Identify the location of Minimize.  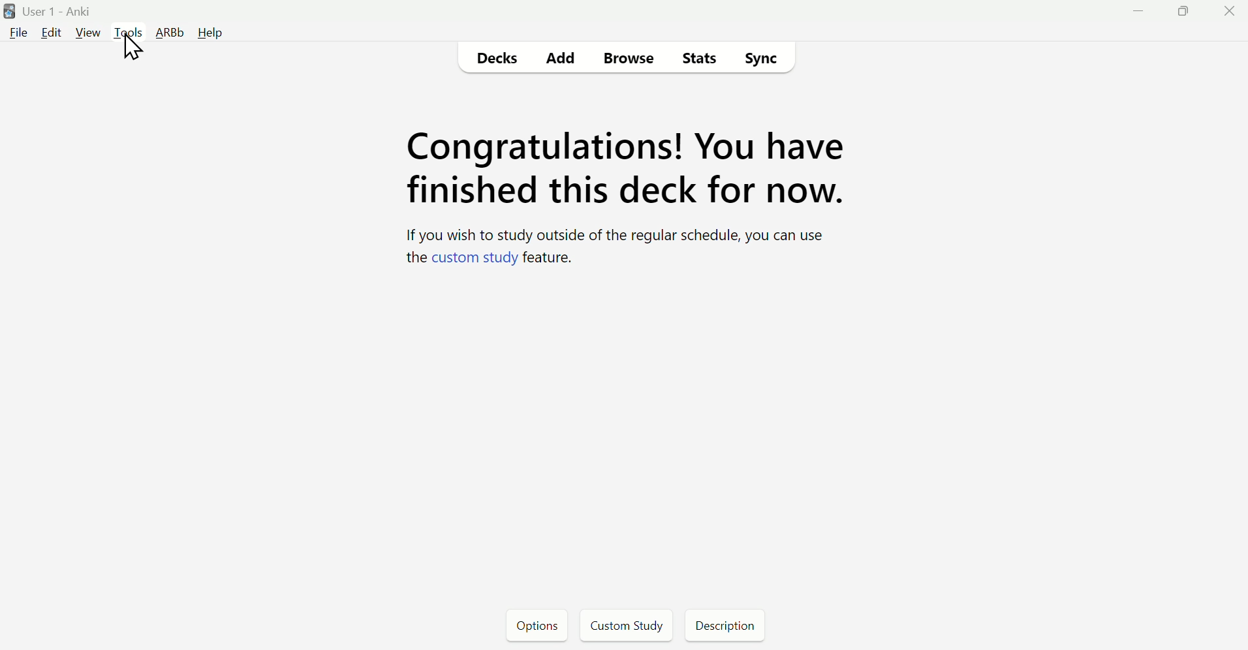
(1138, 12).